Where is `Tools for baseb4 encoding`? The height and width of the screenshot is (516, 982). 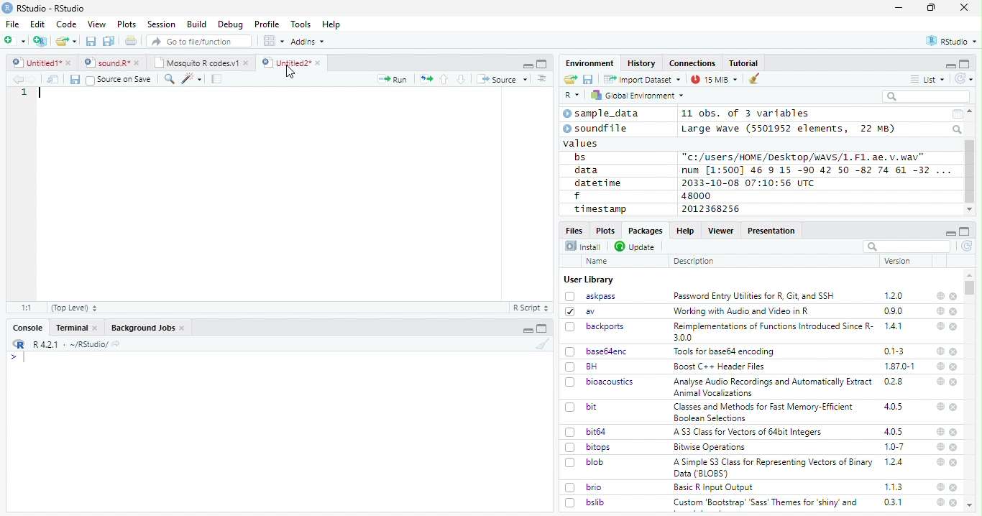
Tools for baseb4 encoding is located at coordinates (725, 351).